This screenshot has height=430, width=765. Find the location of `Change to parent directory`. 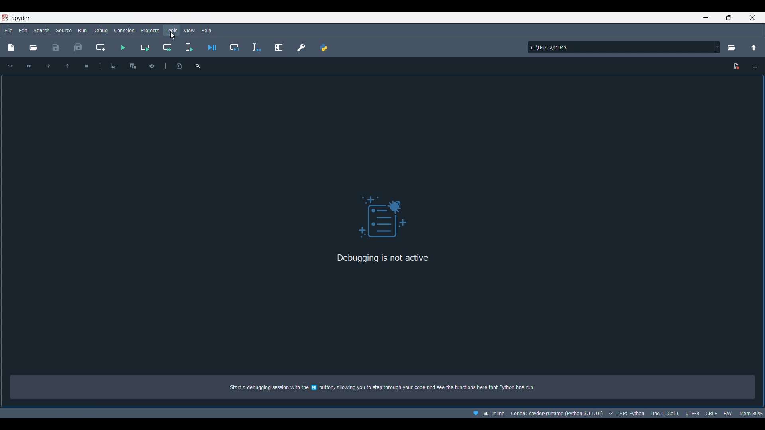

Change to parent directory is located at coordinates (754, 47).